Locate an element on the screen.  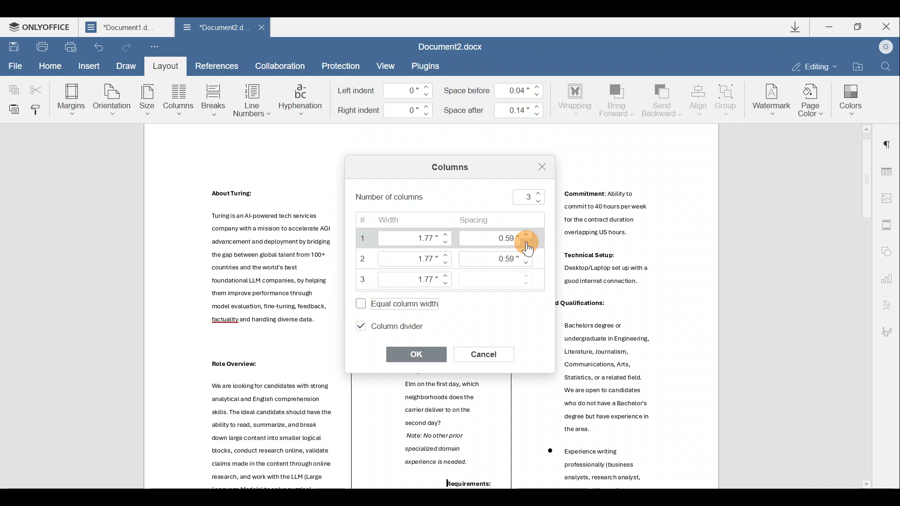
Copy style is located at coordinates (37, 107).